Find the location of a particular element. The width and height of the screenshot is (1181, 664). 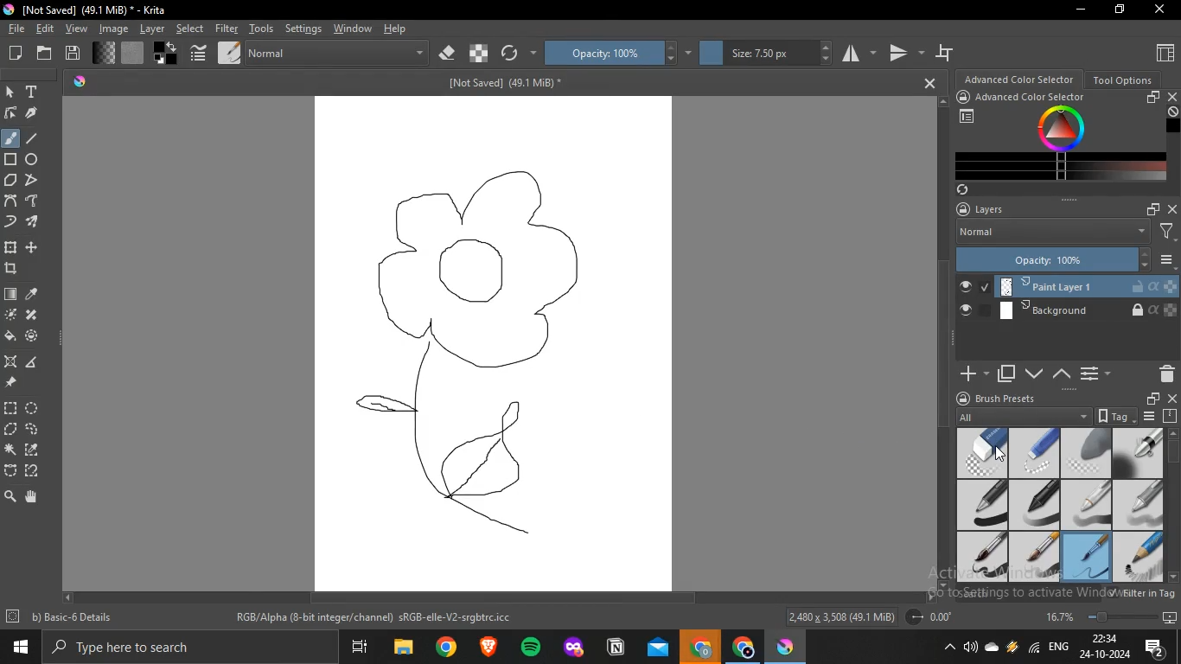

edit brush settings is located at coordinates (200, 52).